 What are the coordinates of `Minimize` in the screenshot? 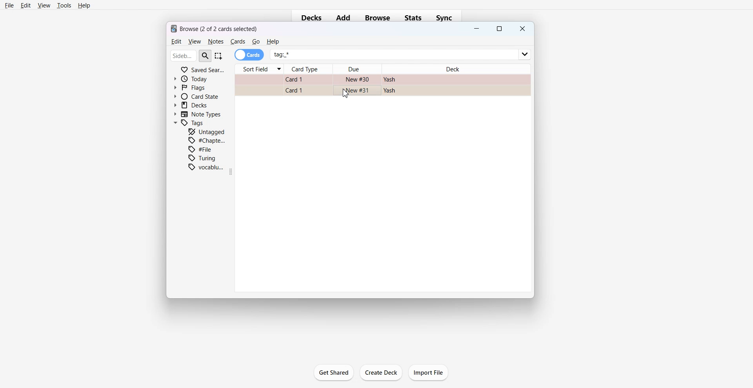 It's located at (477, 29).